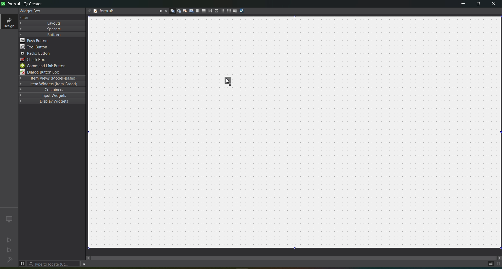  Describe the element at coordinates (10, 239) in the screenshot. I see `no active project` at that location.